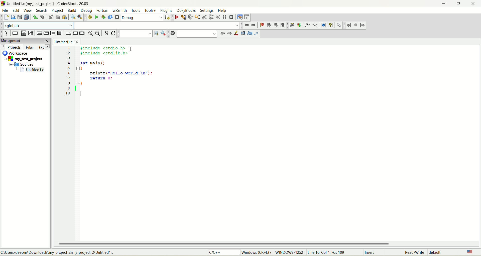 This screenshot has height=256, width=481. Describe the element at coordinates (13, 17) in the screenshot. I see `open` at that location.